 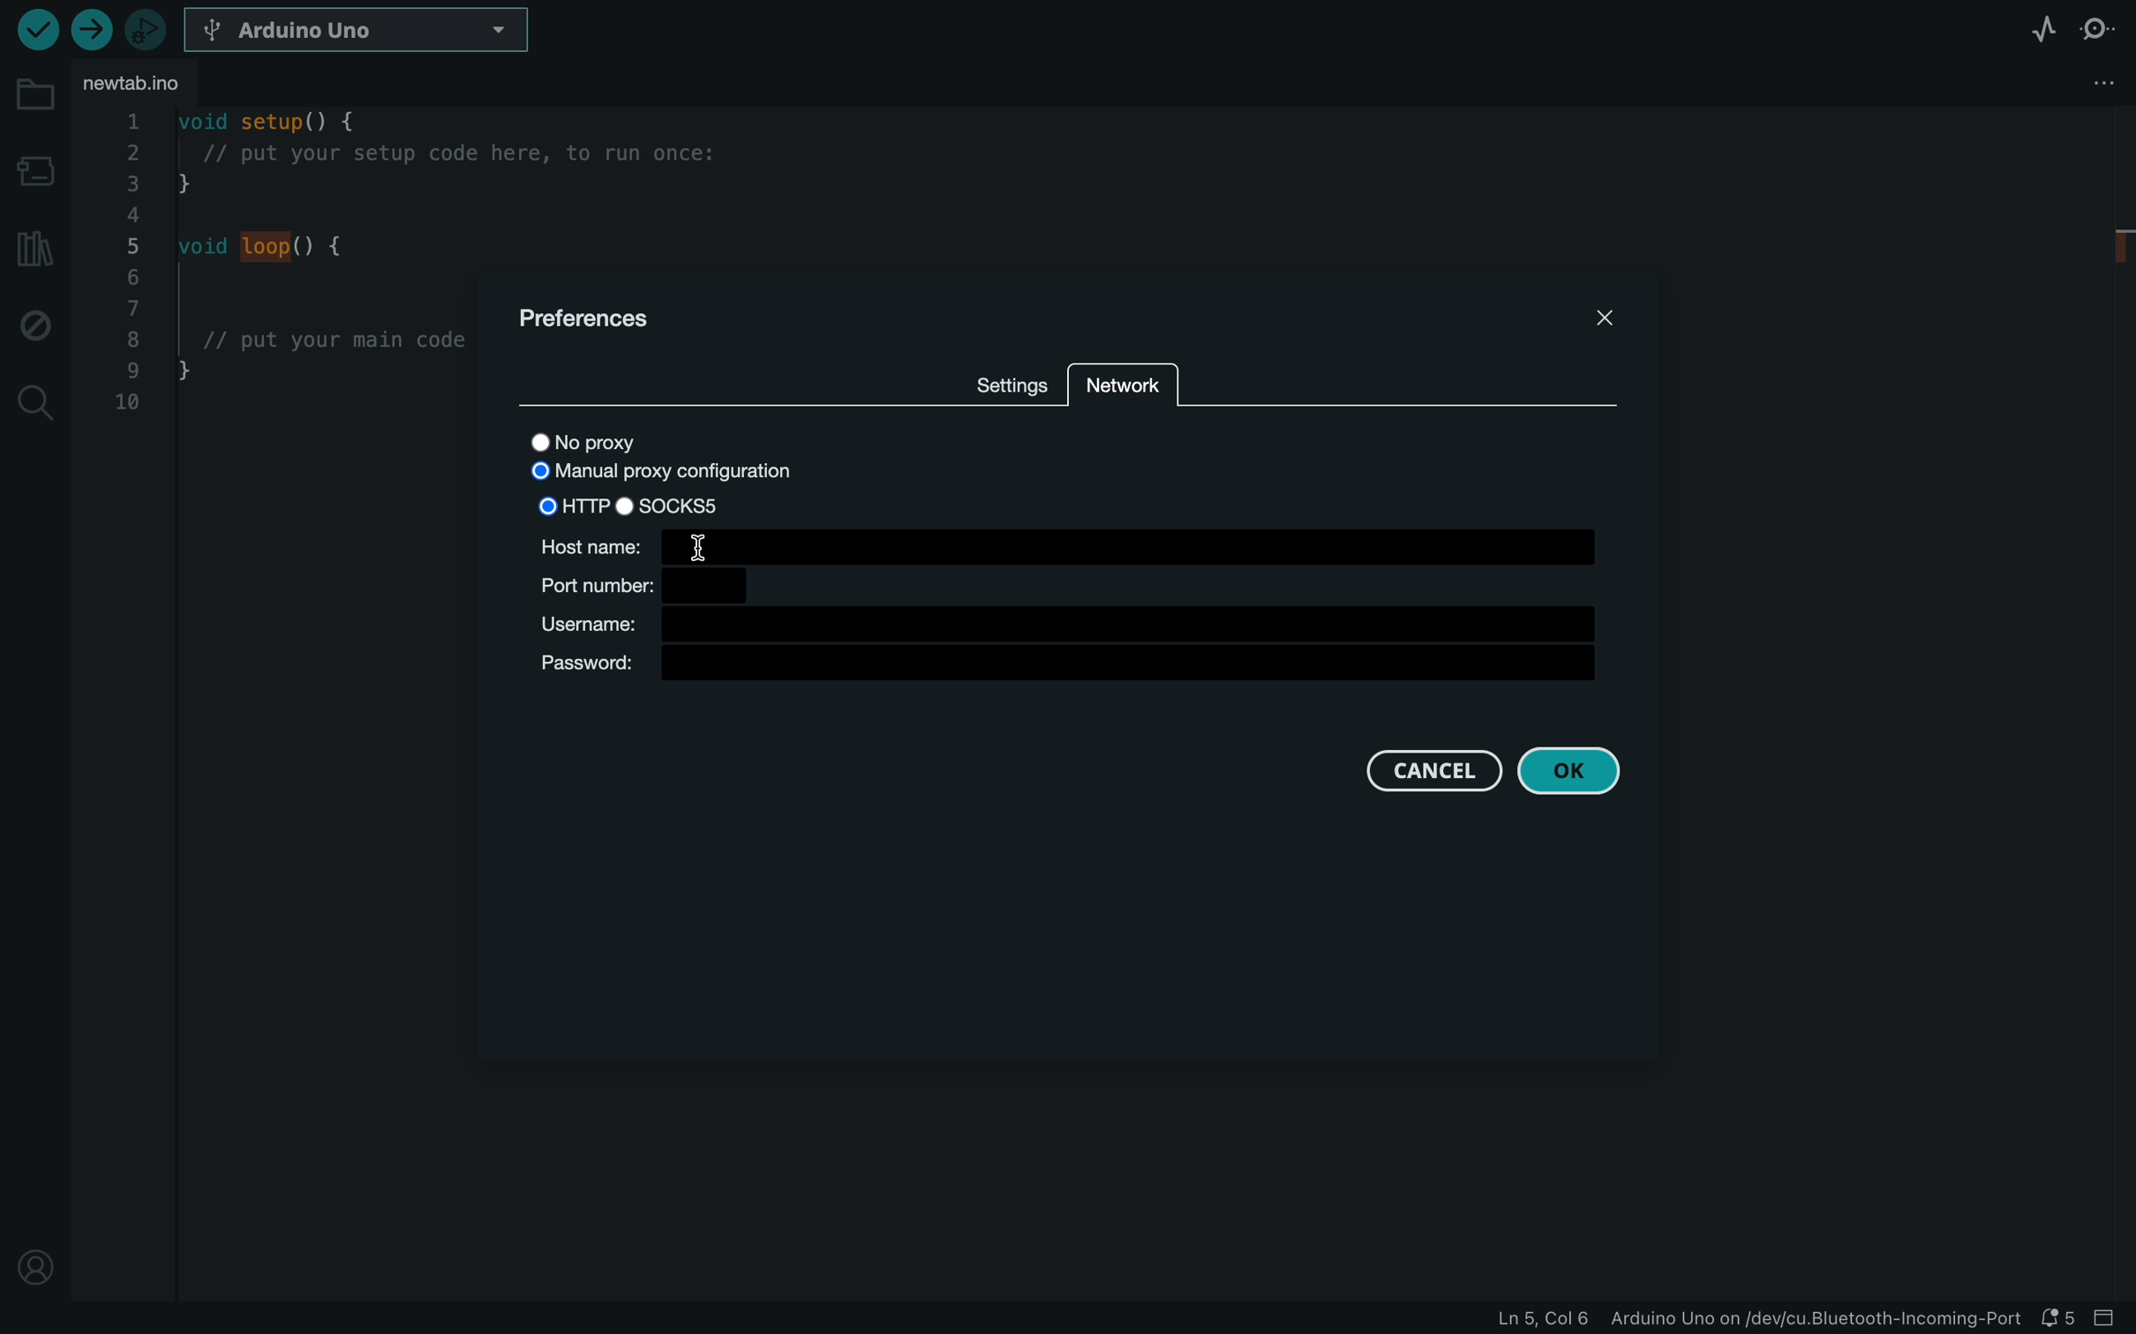 What do you see at coordinates (35, 168) in the screenshot?
I see `board manager` at bounding box center [35, 168].